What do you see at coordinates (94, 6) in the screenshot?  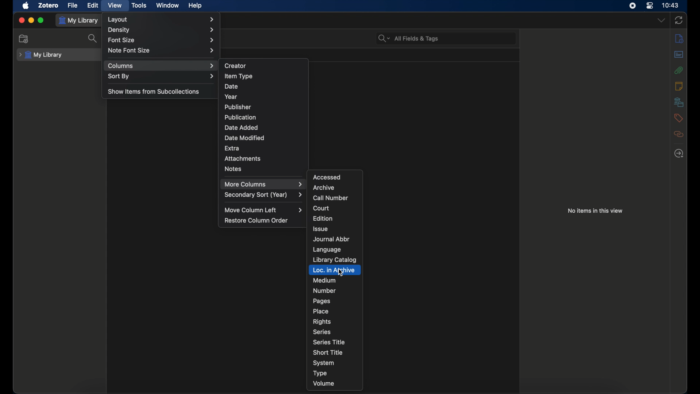 I see `edit` at bounding box center [94, 6].